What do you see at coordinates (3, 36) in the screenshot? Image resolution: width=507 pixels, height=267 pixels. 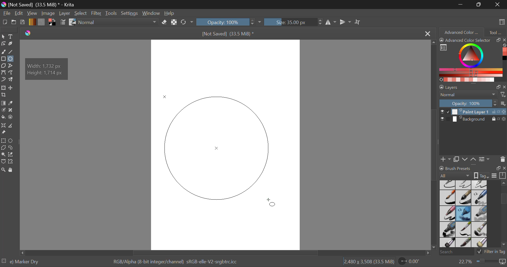 I see `Select` at bounding box center [3, 36].